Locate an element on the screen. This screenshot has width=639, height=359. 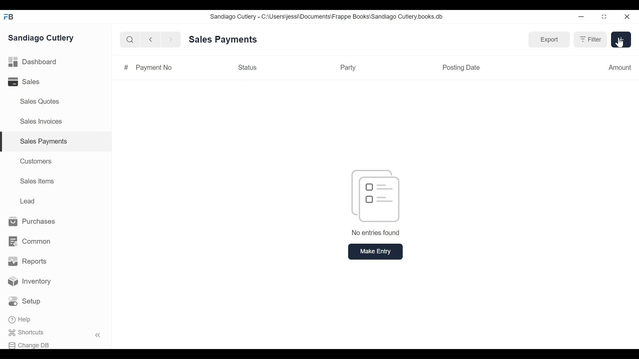
Status is located at coordinates (246, 67).